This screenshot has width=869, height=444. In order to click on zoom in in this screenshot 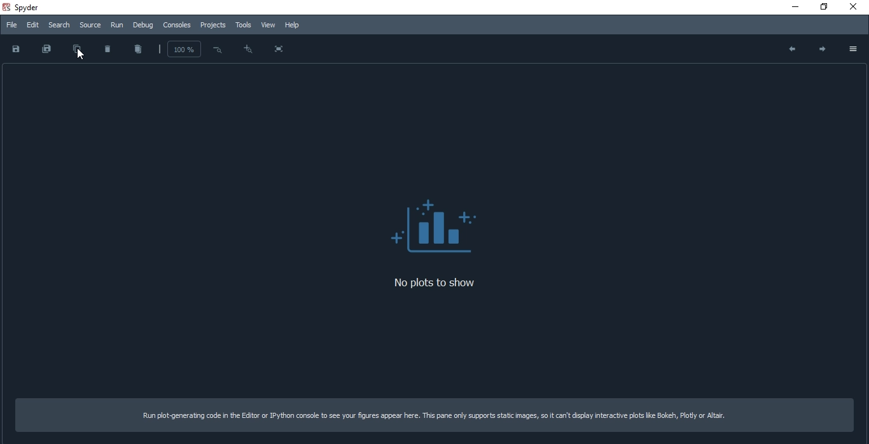, I will do `click(247, 49)`.